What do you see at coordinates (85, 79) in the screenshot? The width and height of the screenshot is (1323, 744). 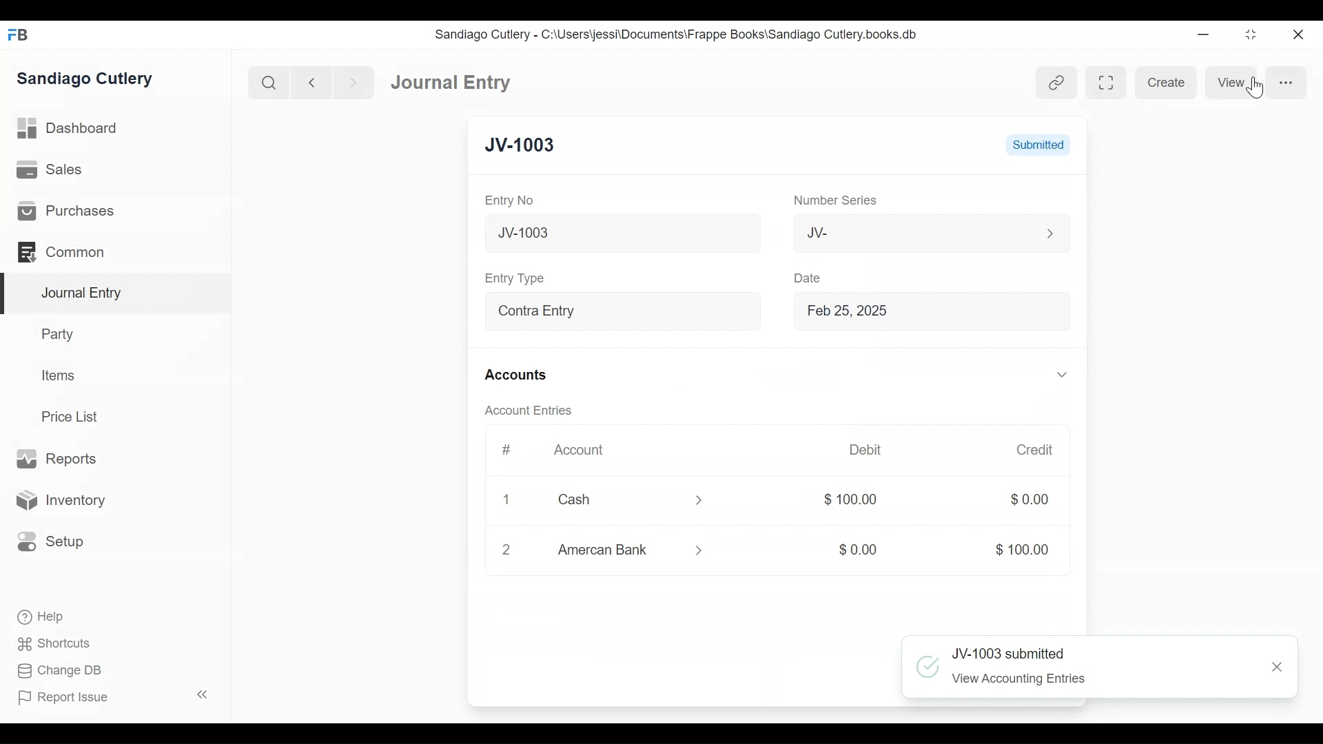 I see `Sandiago Cutlery` at bounding box center [85, 79].